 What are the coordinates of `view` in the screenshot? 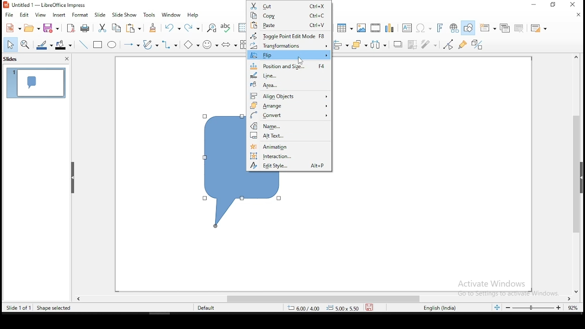 It's located at (42, 15).